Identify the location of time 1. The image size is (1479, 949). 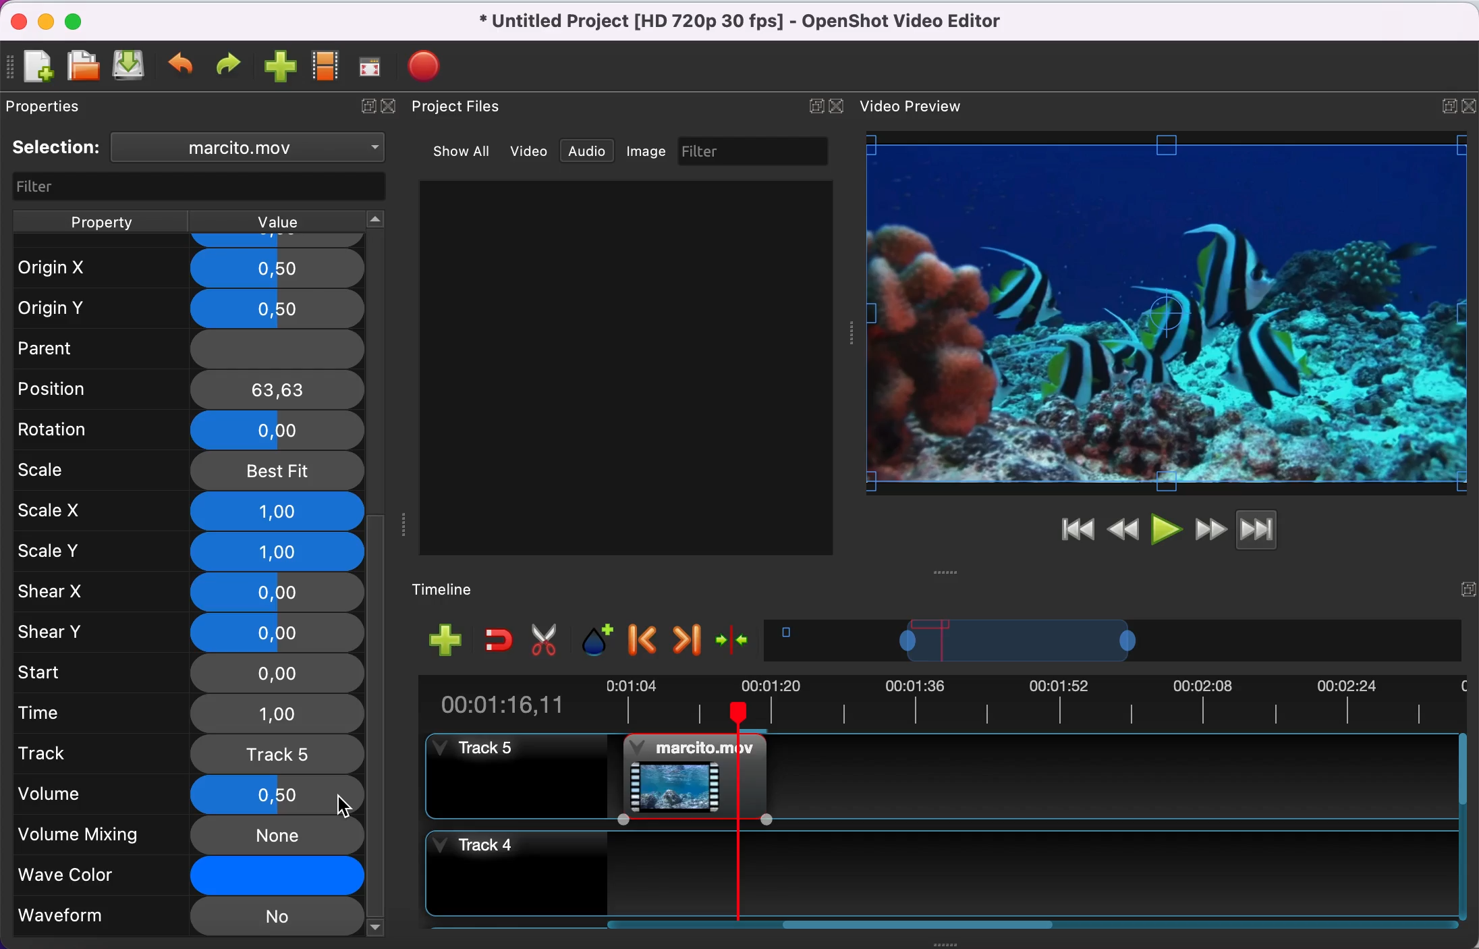
(190, 713).